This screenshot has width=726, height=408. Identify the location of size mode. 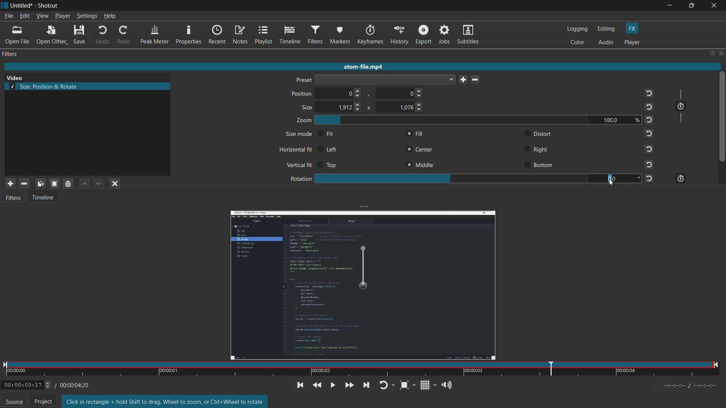
(298, 134).